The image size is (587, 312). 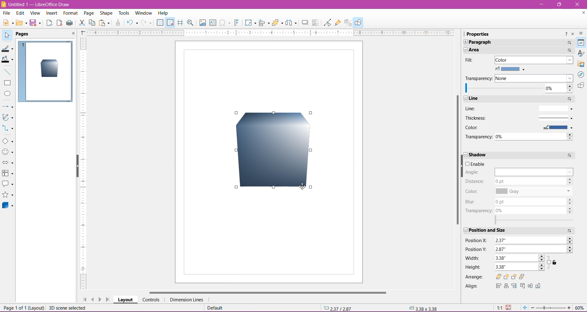 I want to click on Set Shadow distance, so click(x=535, y=182).